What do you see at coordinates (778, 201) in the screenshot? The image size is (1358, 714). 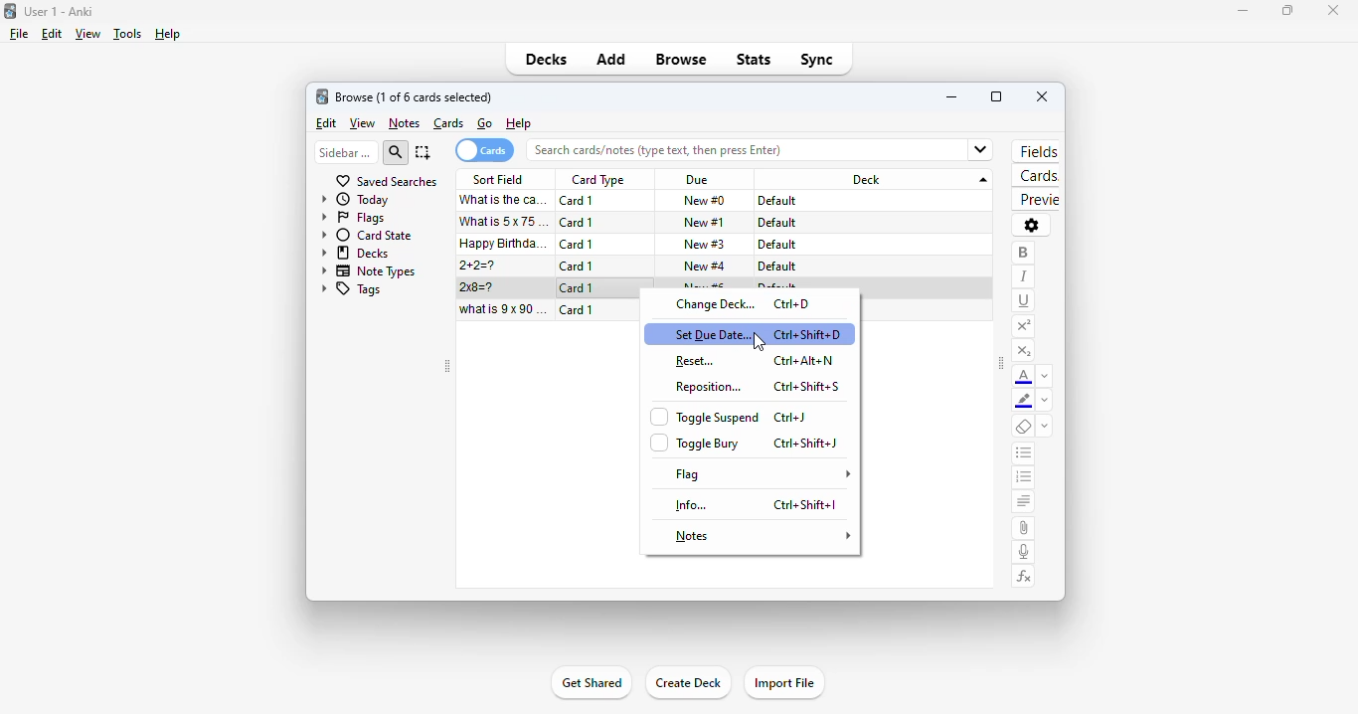 I see `default` at bounding box center [778, 201].